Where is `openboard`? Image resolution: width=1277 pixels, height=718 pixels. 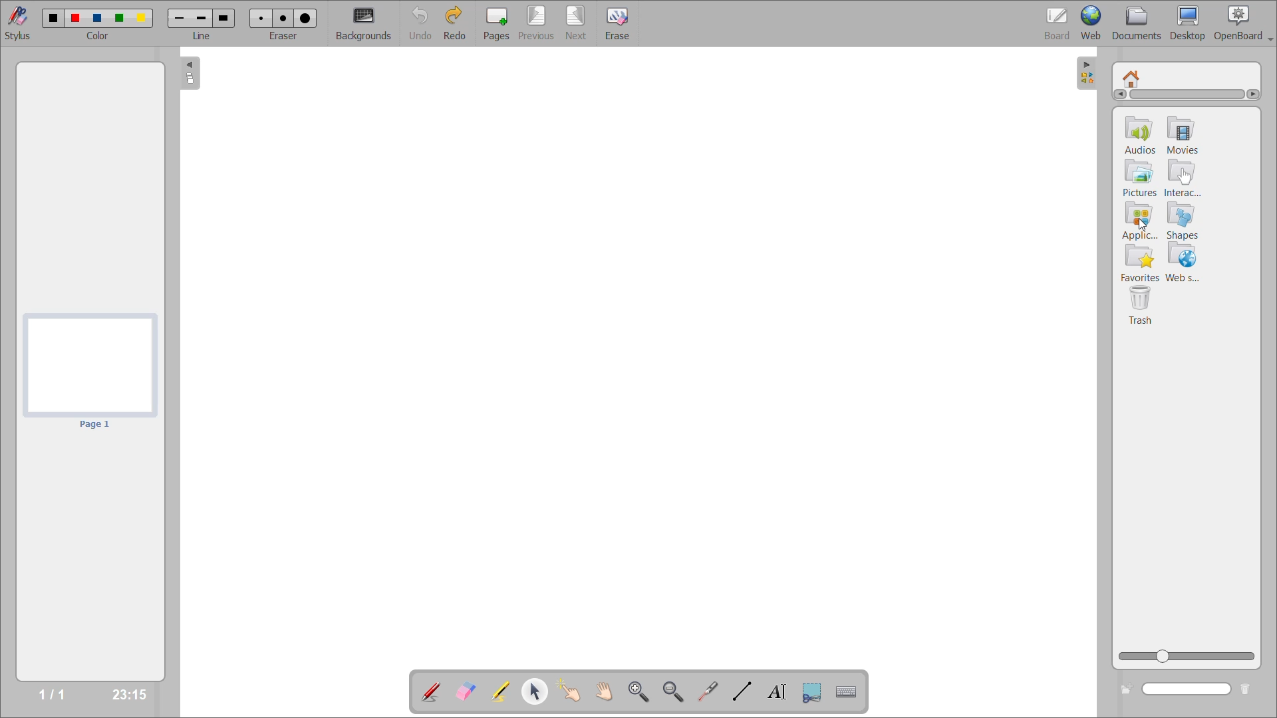
openboard is located at coordinates (1245, 23).